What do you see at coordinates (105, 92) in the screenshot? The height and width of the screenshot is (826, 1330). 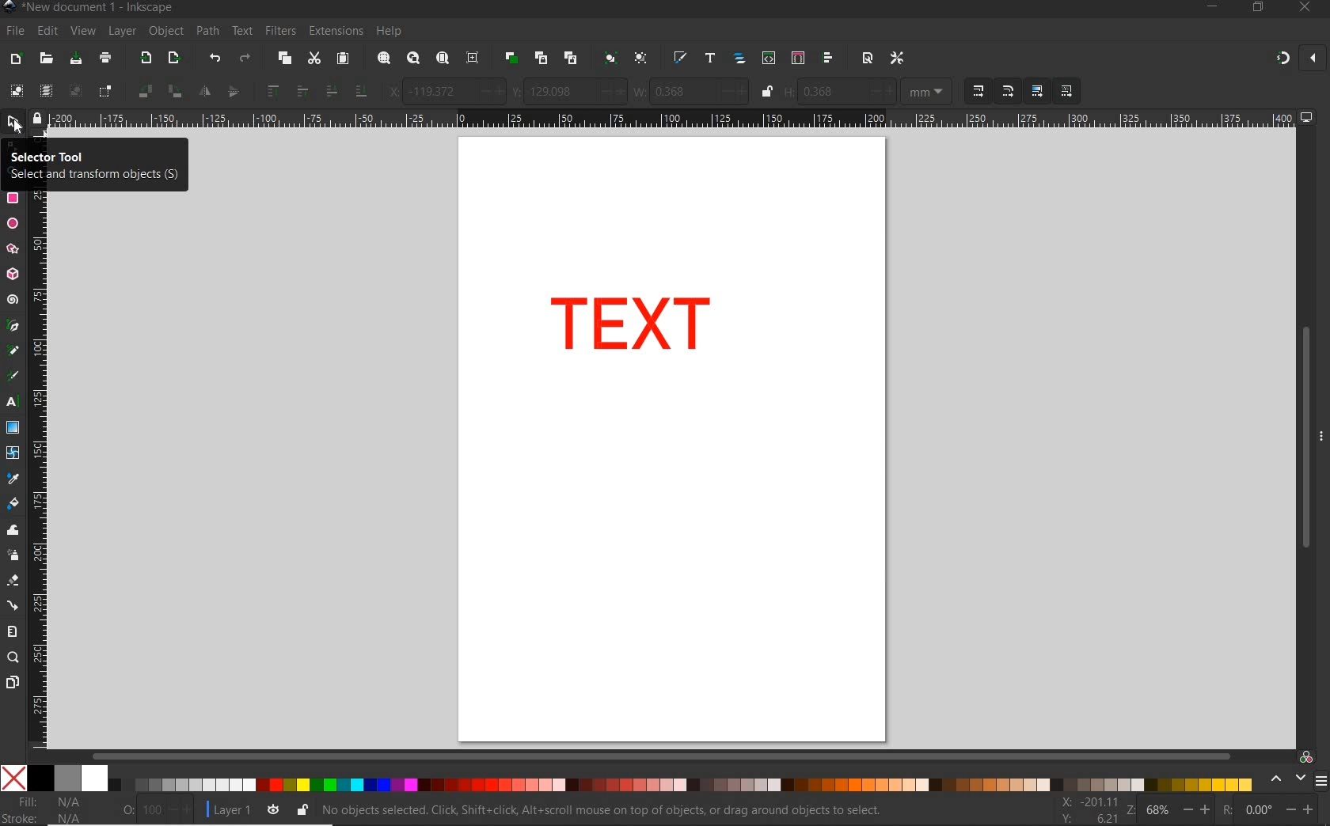 I see `TOGGLE SELECTIONBOX` at bounding box center [105, 92].